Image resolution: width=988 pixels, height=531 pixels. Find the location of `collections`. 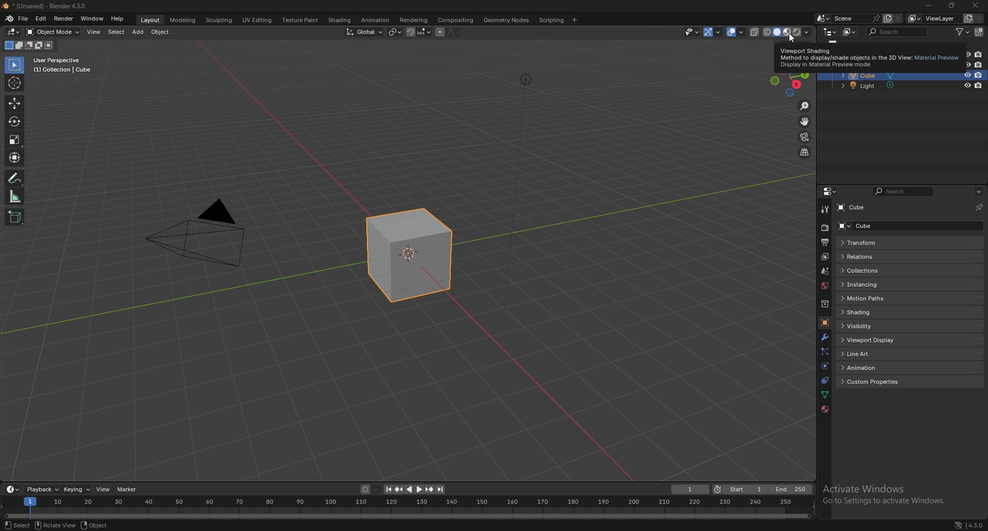

collections is located at coordinates (892, 271).